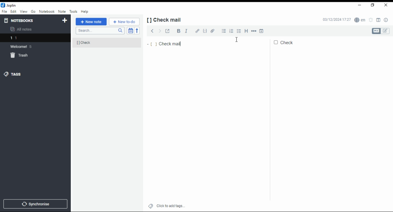 This screenshot has height=212, width=393. What do you see at coordinates (62, 12) in the screenshot?
I see `note` at bounding box center [62, 12].